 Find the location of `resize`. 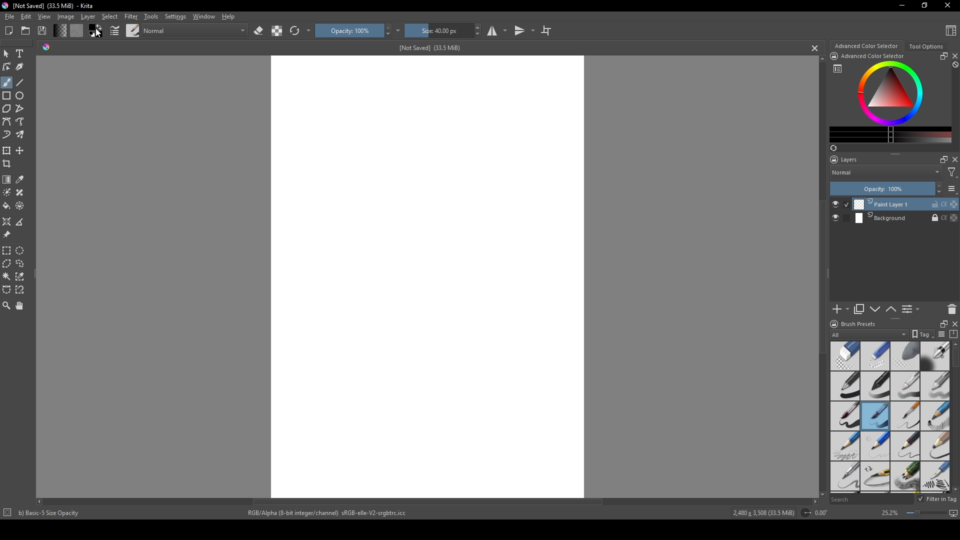

resize is located at coordinates (923, 6).